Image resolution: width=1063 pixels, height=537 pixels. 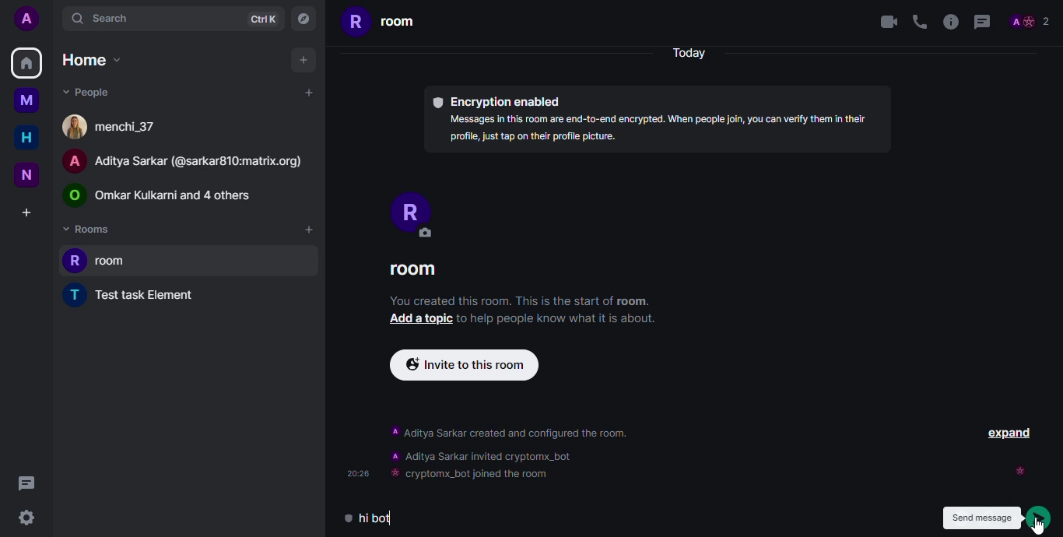 I want to click on threads, so click(x=26, y=483).